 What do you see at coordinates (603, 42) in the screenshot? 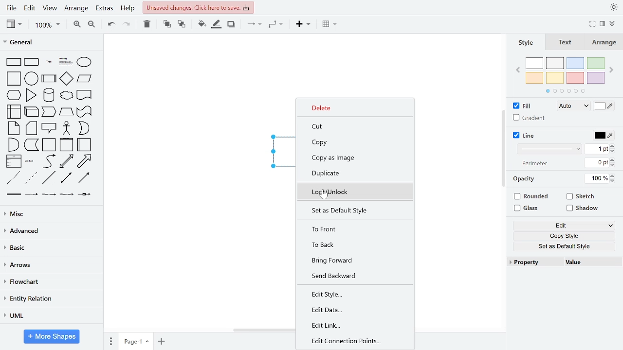
I see `arrange` at bounding box center [603, 42].